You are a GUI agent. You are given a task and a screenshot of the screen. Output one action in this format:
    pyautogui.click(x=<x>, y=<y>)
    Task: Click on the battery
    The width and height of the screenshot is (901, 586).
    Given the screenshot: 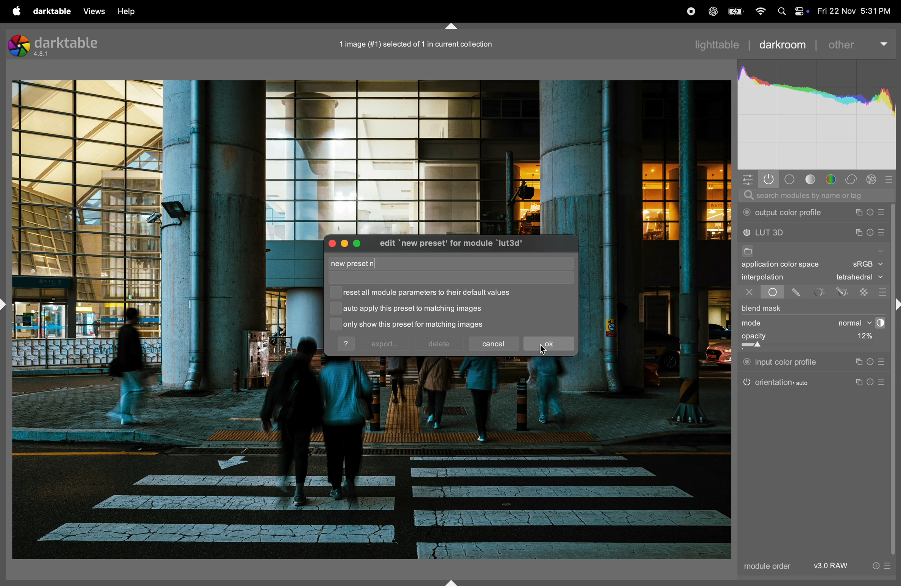 What is the action you would take?
    pyautogui.click(x=734, y=11)
    